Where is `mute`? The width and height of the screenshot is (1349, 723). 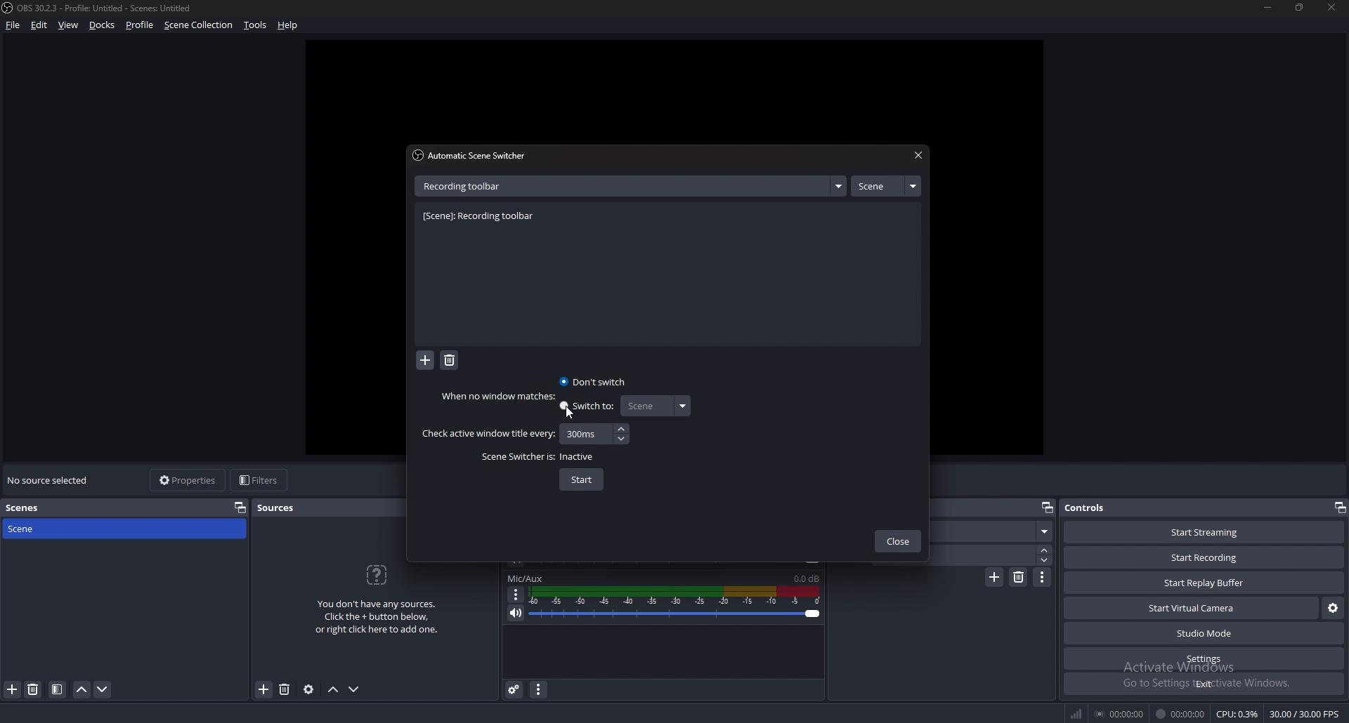
mute is located at coordinates (516, 613).